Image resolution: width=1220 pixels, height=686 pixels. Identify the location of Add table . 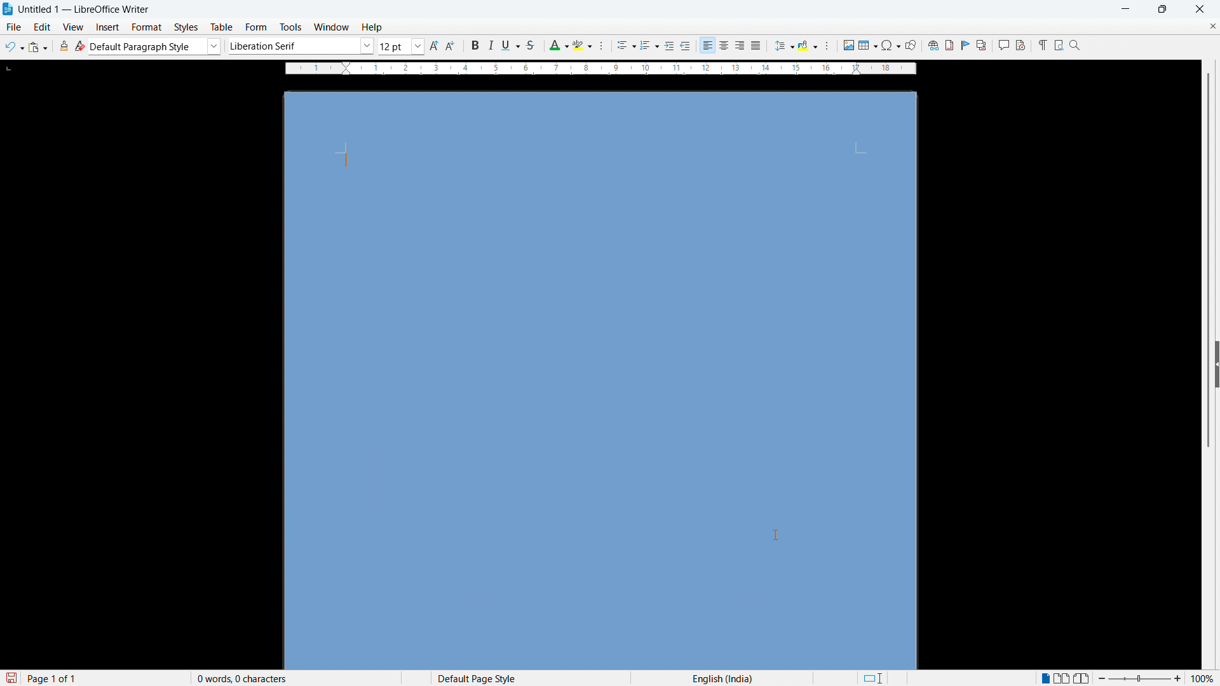
(868, 45).